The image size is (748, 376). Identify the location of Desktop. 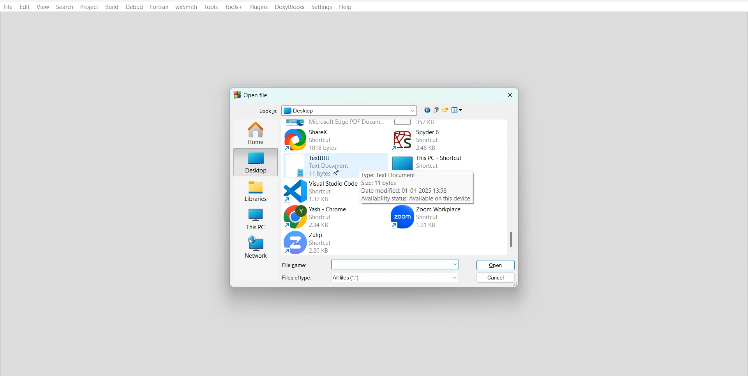
(254, 162).